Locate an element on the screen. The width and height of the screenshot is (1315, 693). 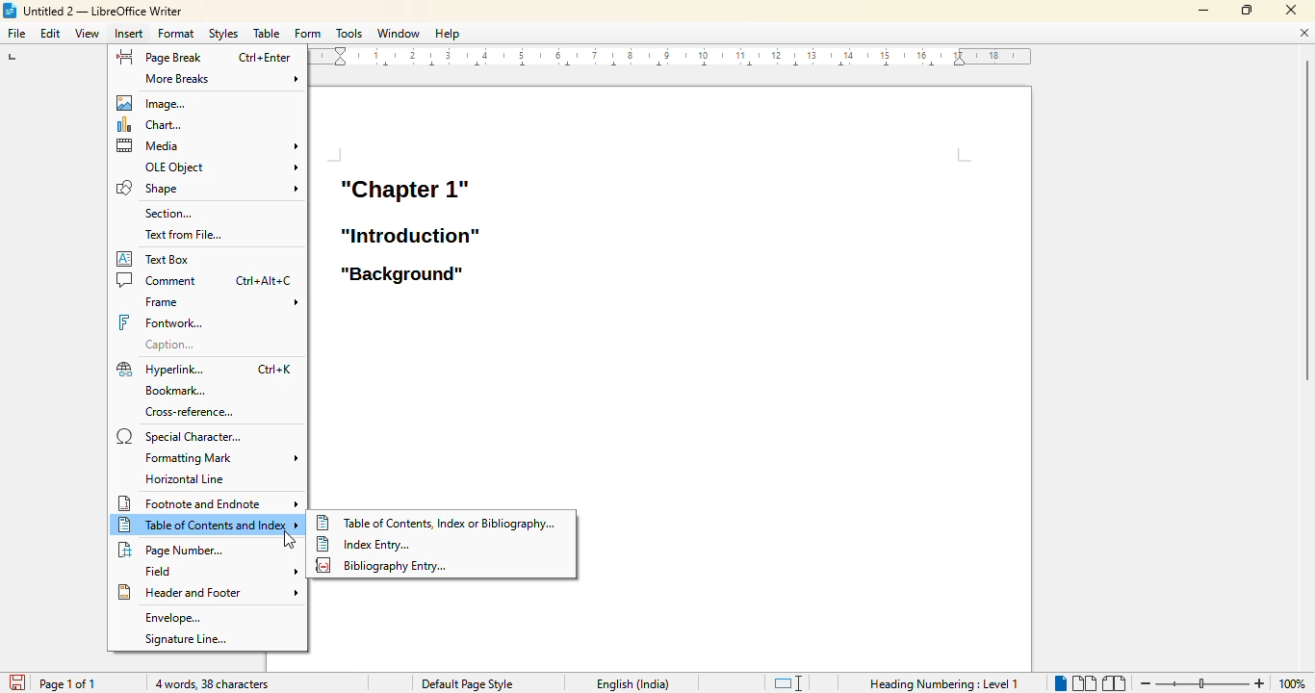
field is located at coordinates (218, 571).